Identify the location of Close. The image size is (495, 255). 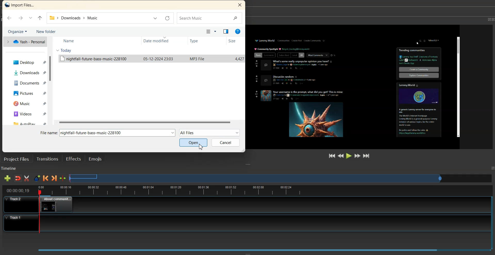
(492, 19).